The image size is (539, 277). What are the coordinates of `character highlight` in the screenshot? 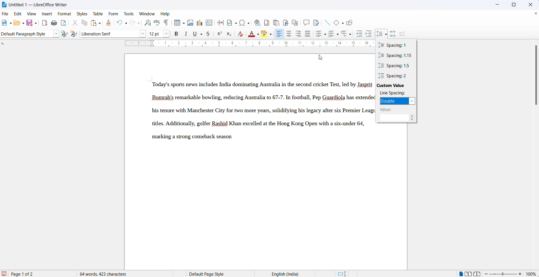 It's located at (264, 34).